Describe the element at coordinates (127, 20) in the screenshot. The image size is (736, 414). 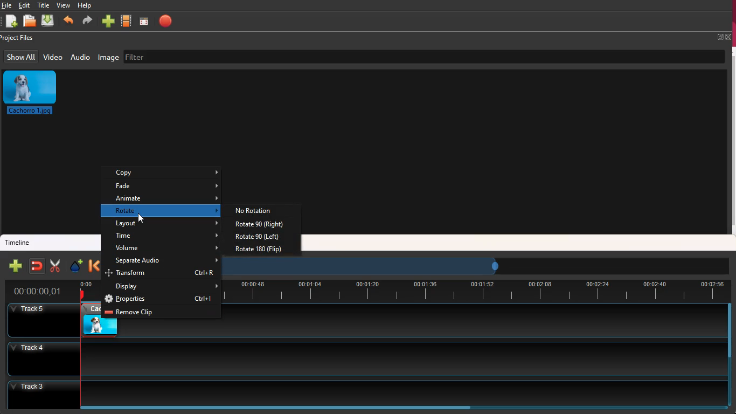
I see `movie` at that location.